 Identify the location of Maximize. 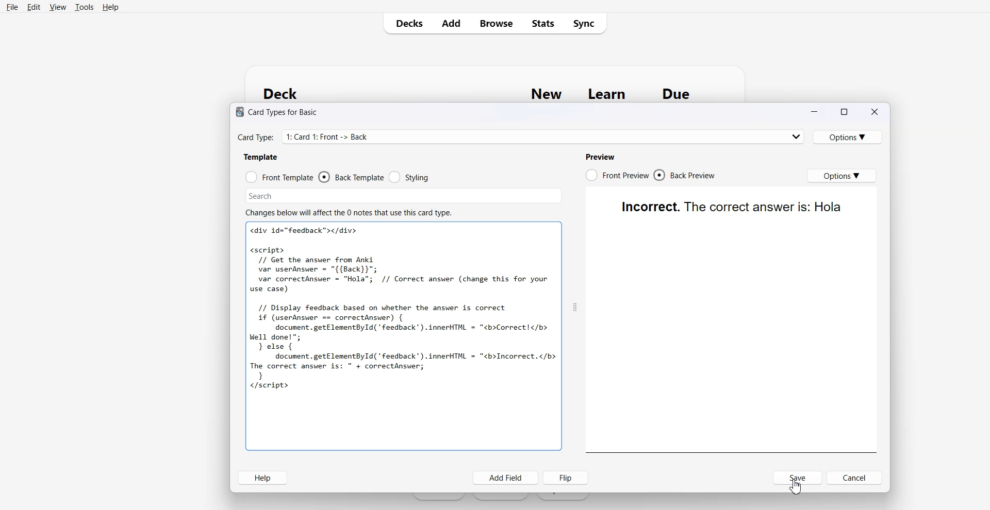
(843, 112).